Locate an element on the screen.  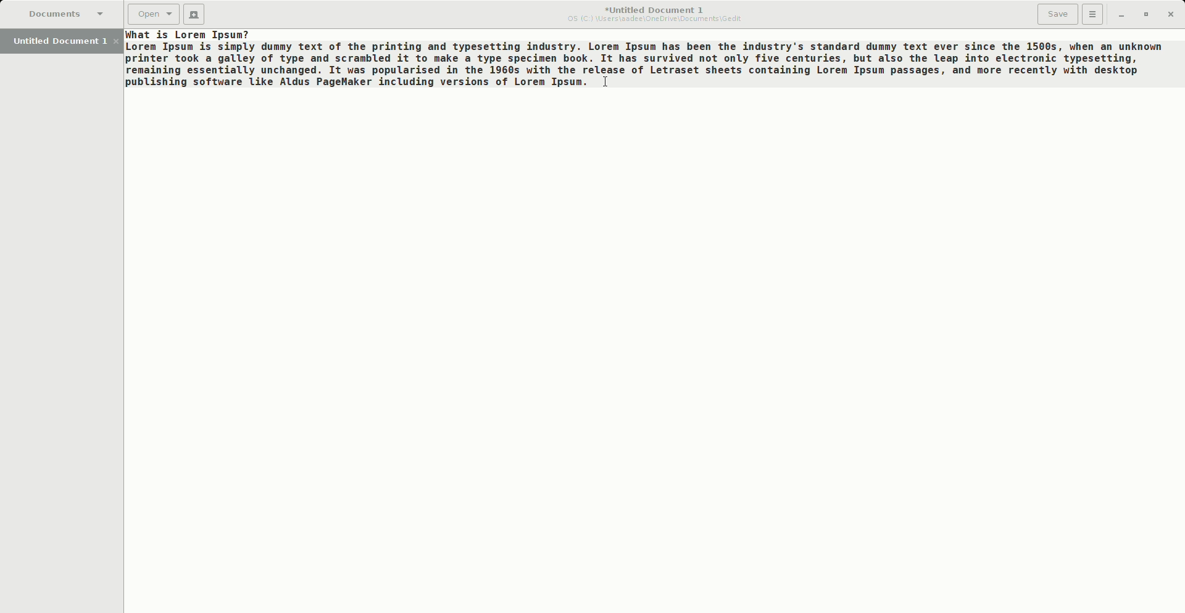
Close is located at coordinates (1171, 13).